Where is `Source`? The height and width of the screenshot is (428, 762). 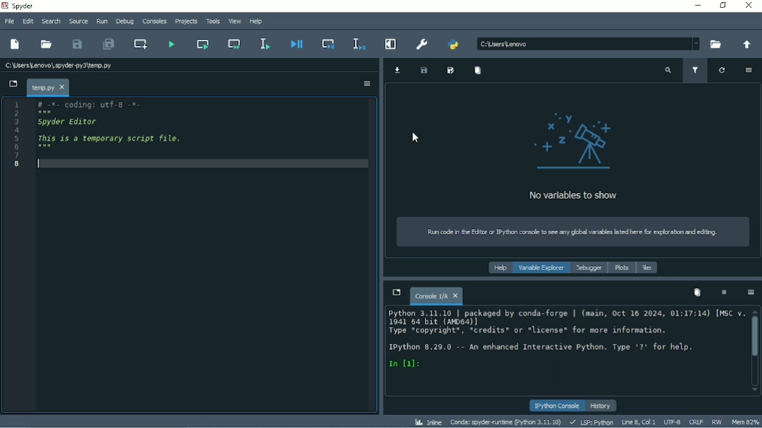 Source is located at coordinates (78, 21).